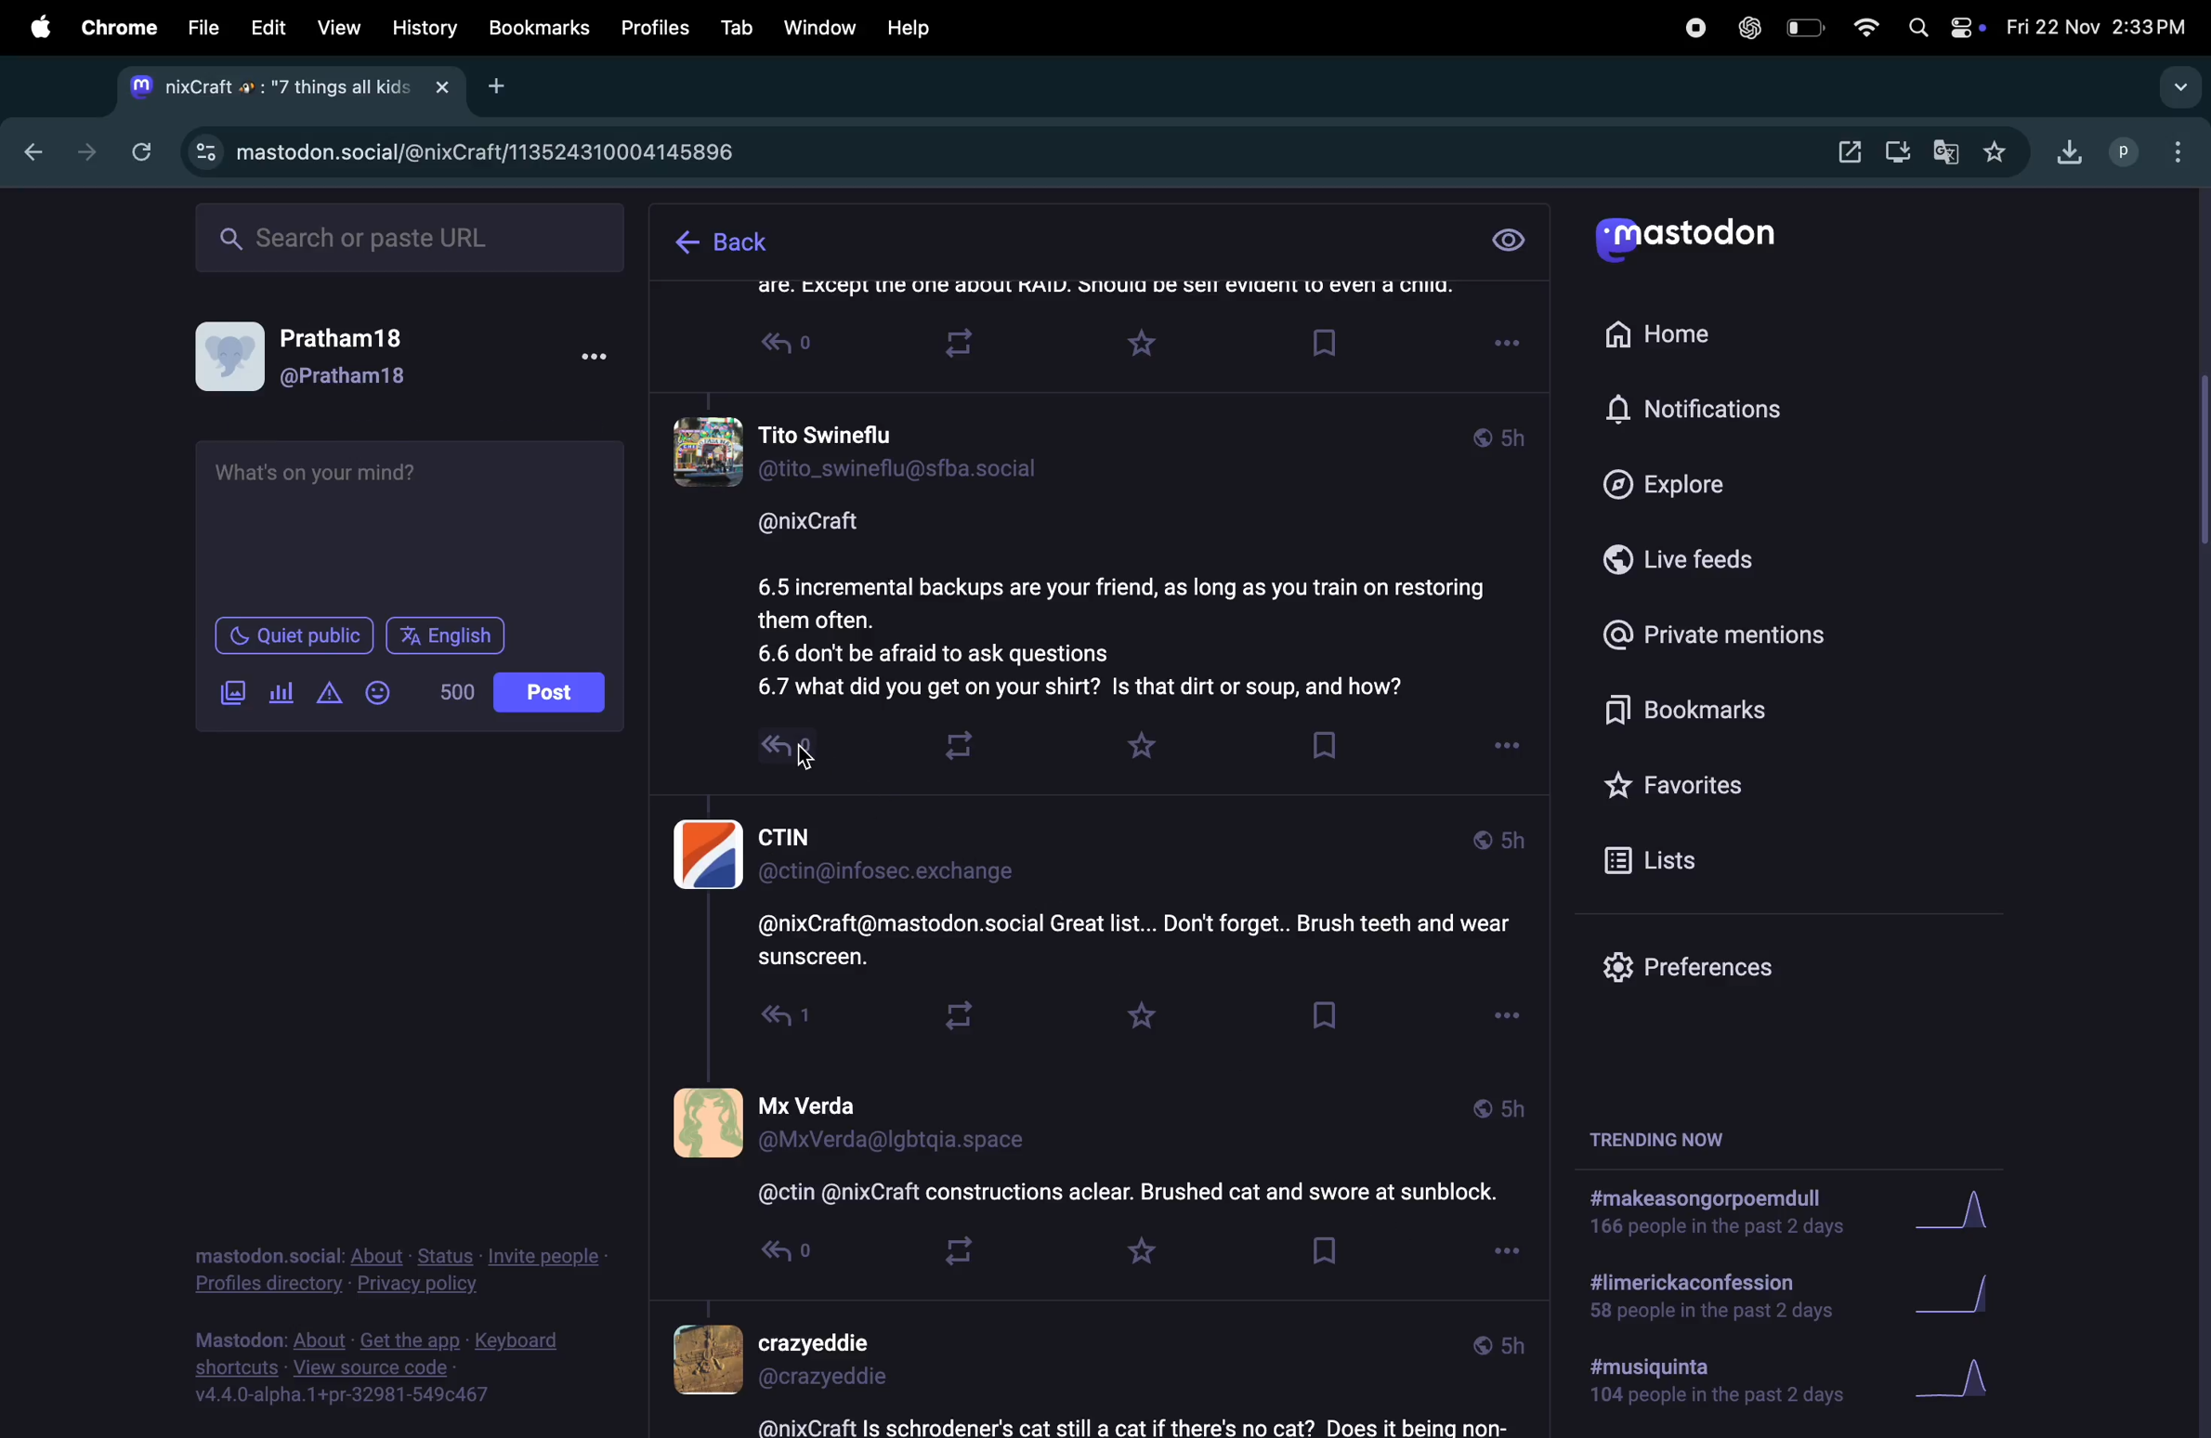 The height and width of the screenshot is (1438, 2211). Describe the element at coordinates (447, 635) in the screenshot. I see `english` at that location.